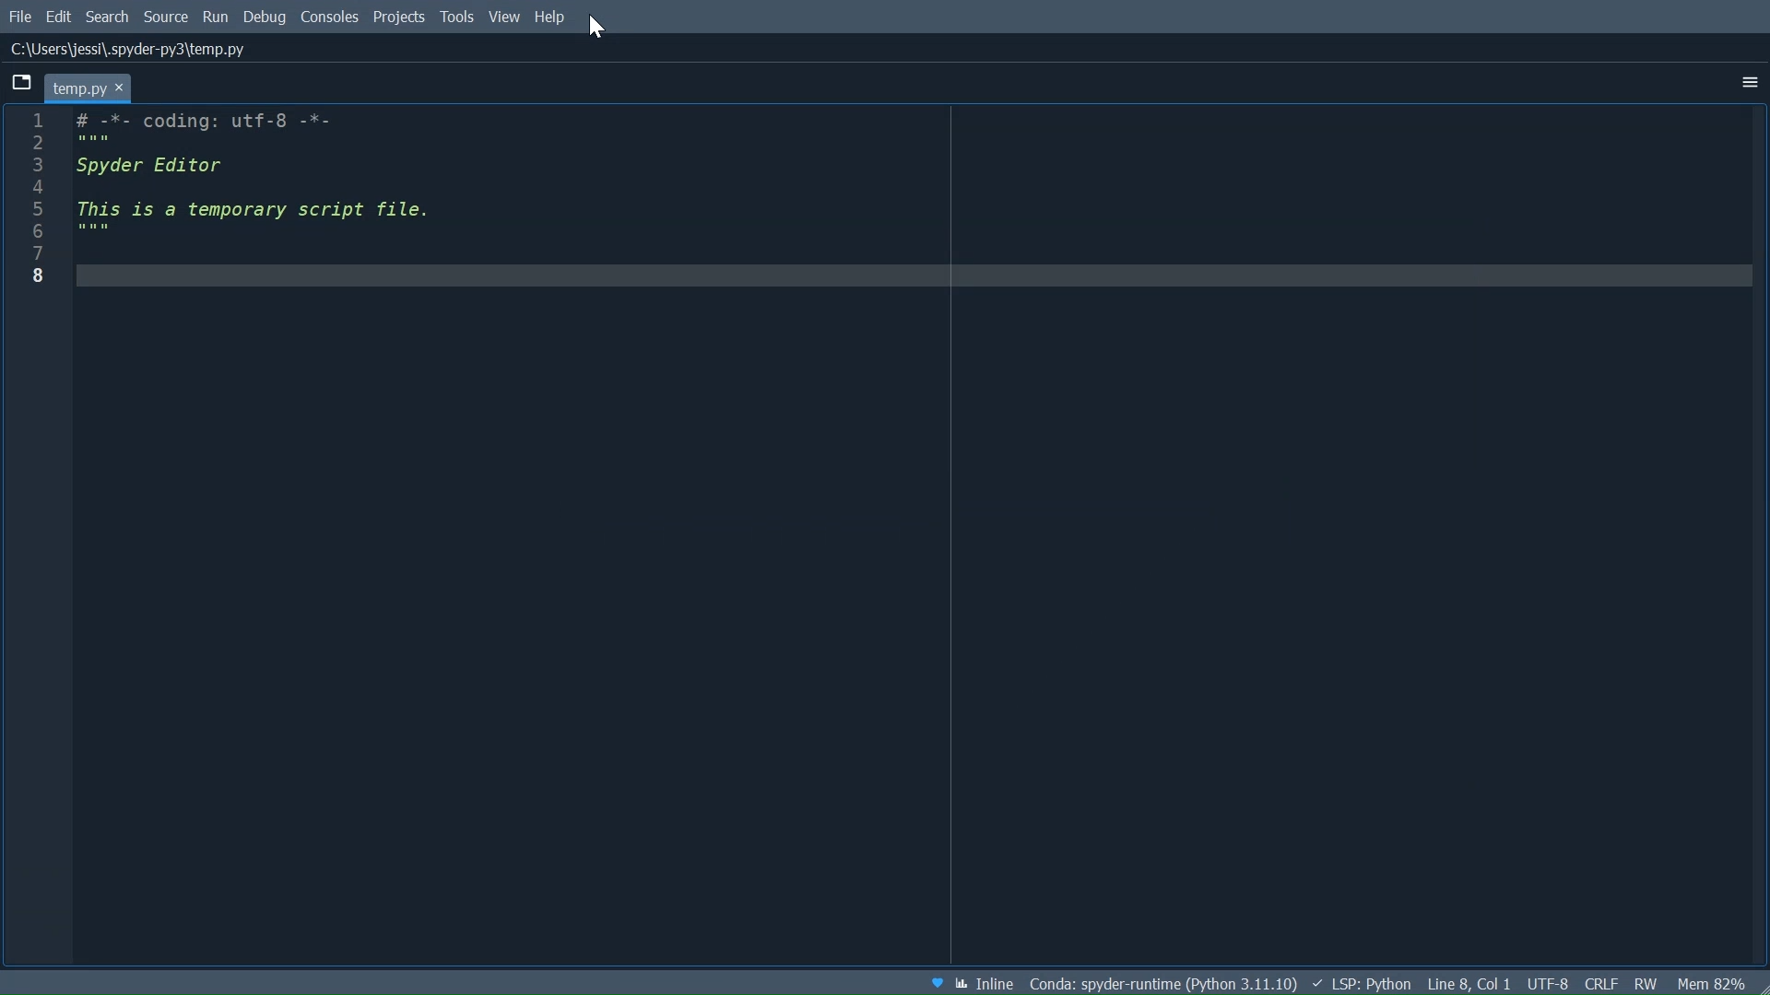 This screenshot has width=1770, height=995. What do you see at coordinates (108, 17) in the screenshot?
I see `Search` at bounding box center [108, 17].